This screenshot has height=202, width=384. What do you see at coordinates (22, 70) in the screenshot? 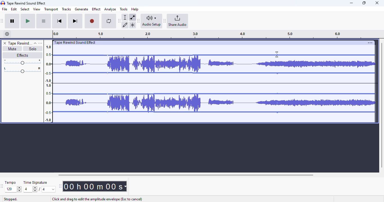
I see `Pan left/right` at bounding box center [22, 70].